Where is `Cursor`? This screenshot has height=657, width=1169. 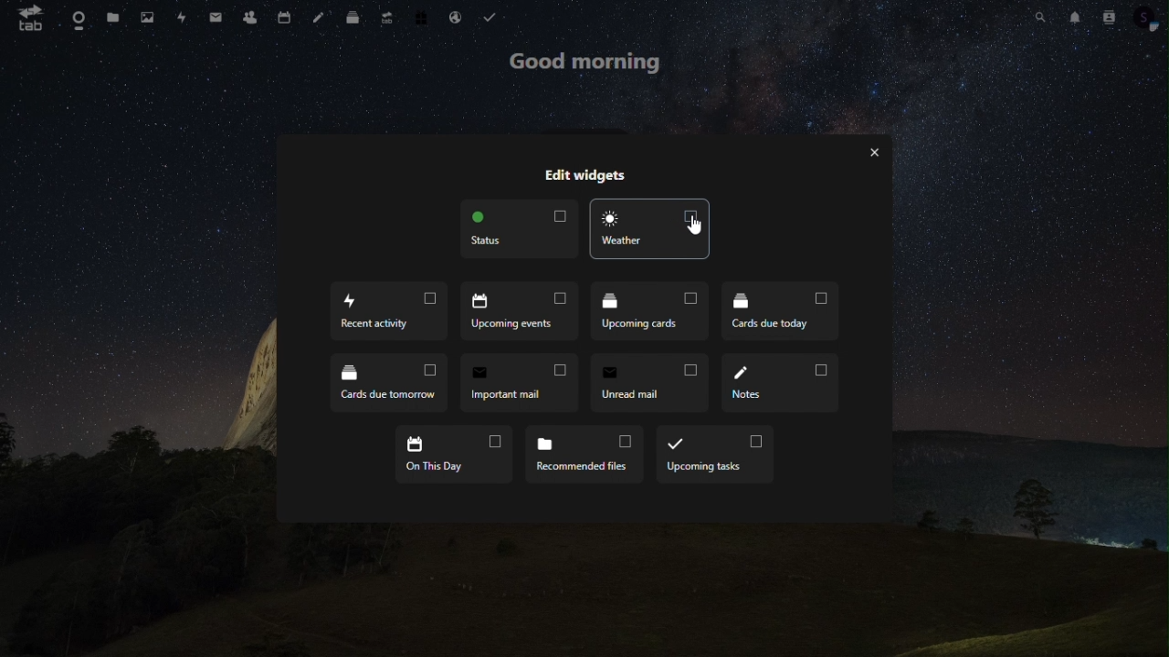 Cursor is located at coordinates (697, 226).